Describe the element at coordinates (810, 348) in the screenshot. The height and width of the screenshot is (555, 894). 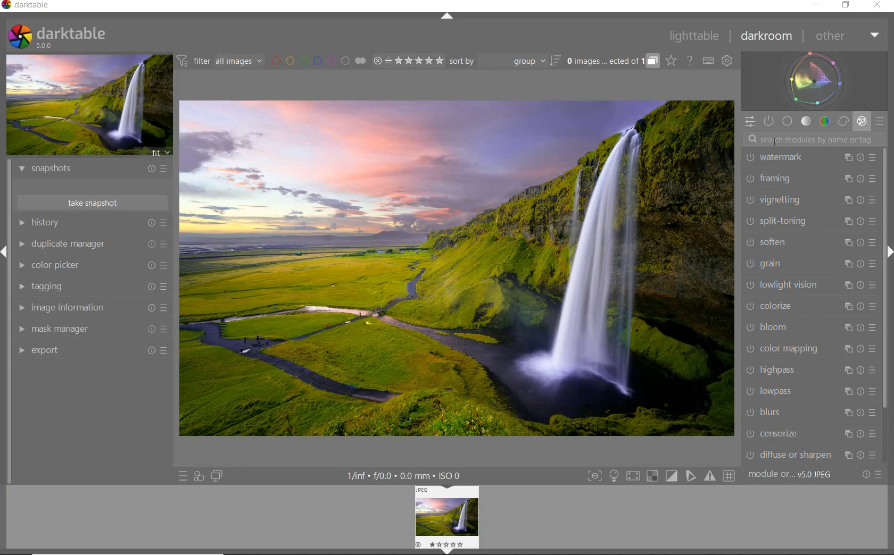
I see `color mapping` at that location.